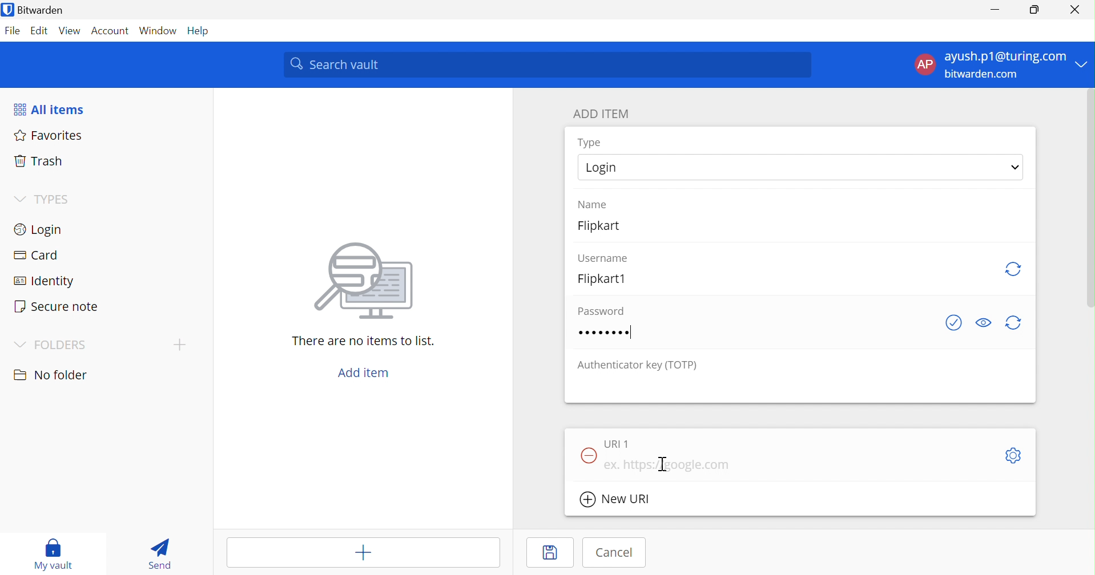 Image resolution: width=1095 pixels, height=575 pixels. Describe the element at coordinates (1014, 323) in the screenshot. I see `generate password` at that location.